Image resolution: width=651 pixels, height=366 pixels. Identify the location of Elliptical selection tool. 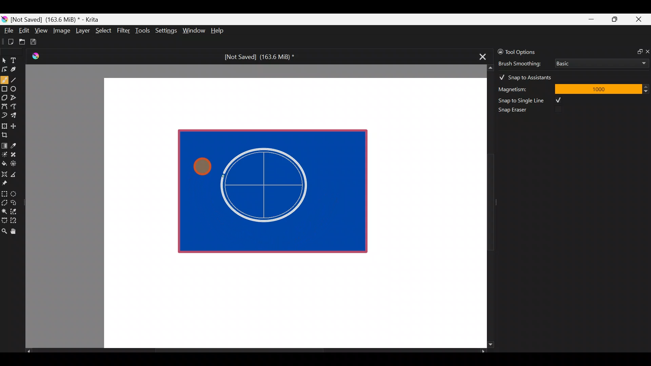
(16, 193).